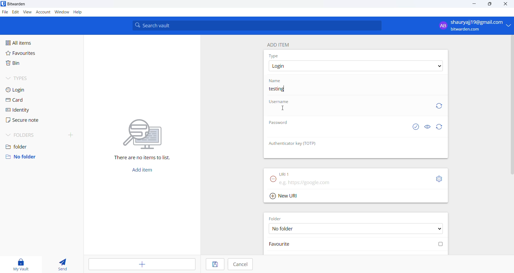  I want to click on URL 1, so click(294, 174).